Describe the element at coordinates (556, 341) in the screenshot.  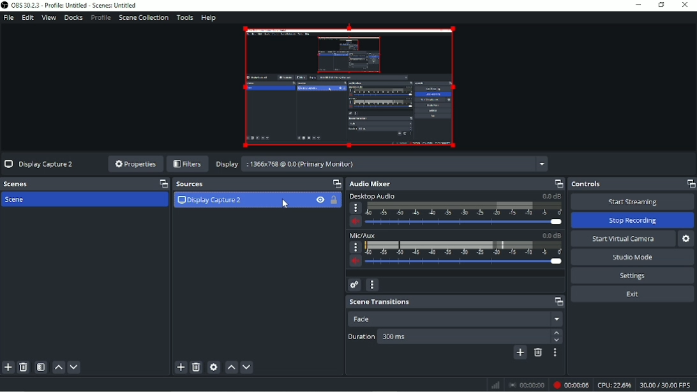
I see `down arrow` at that location.